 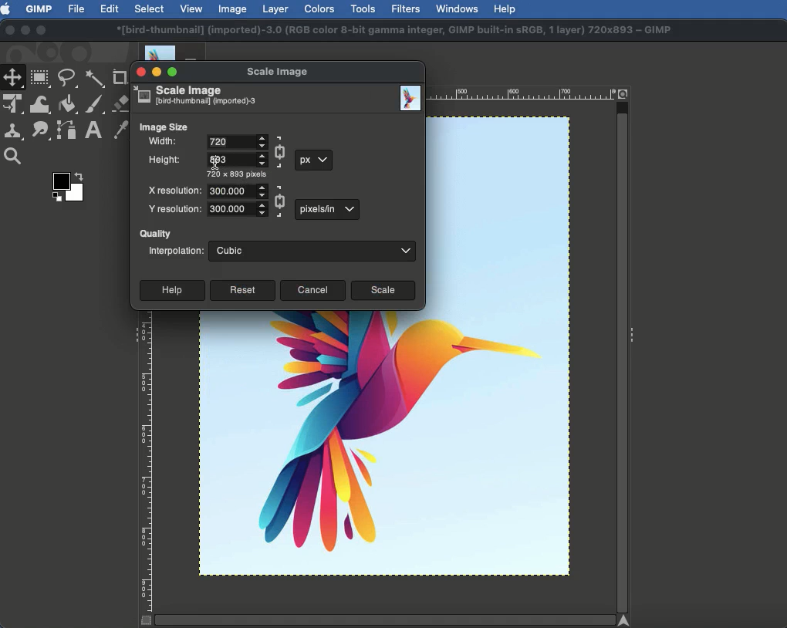 I want to click on Smudge tool, so click(x=42, y=132).